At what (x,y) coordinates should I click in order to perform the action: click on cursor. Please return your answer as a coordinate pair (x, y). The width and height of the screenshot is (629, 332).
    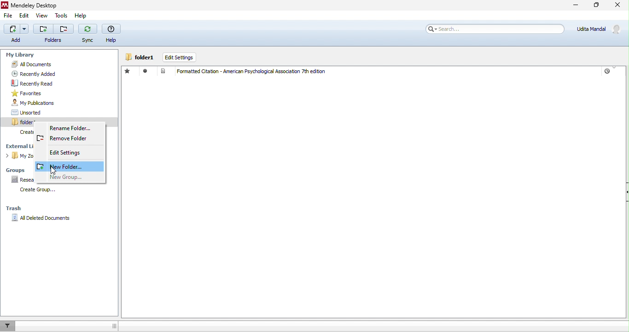
    Looking at the image, I should click on (53, 171).